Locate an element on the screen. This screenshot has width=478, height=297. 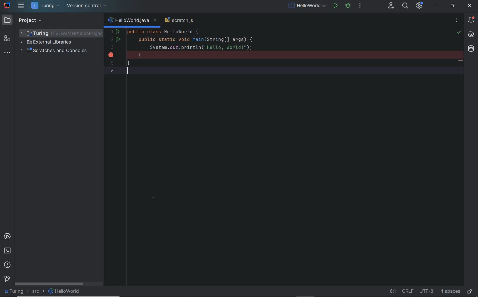
IDE and Project settings is located at coordinates (419, 5).